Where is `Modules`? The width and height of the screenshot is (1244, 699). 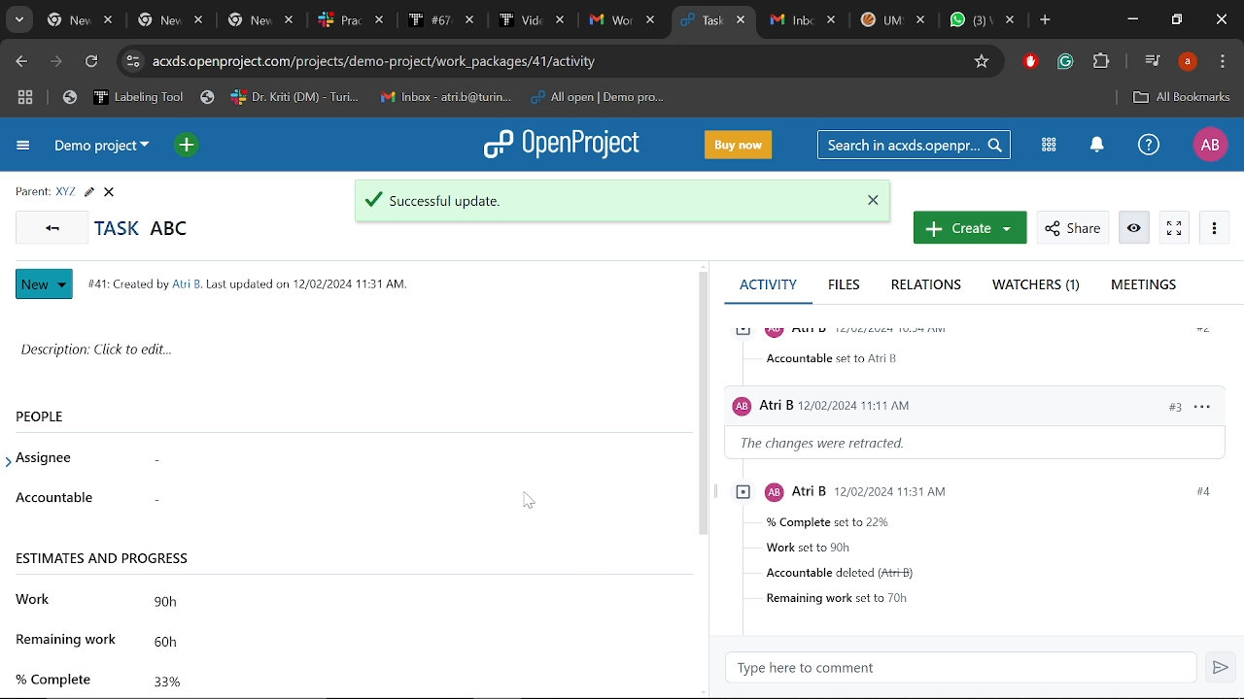 Modules is located at coordinates (1049, 145).